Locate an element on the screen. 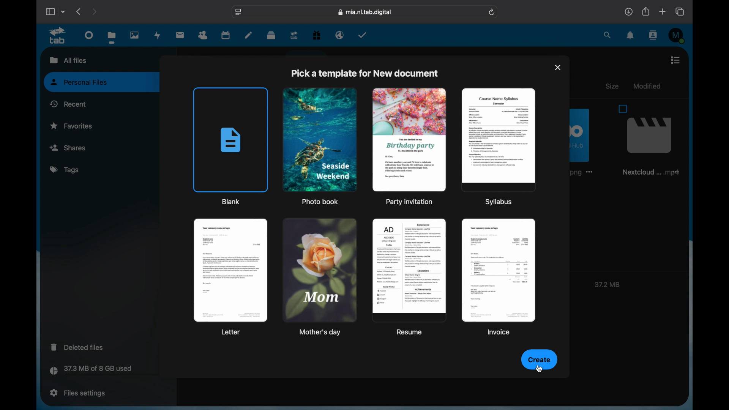 The height and width of the screenshot is (410, 729). upgrade is located at coordinates (294, 35).